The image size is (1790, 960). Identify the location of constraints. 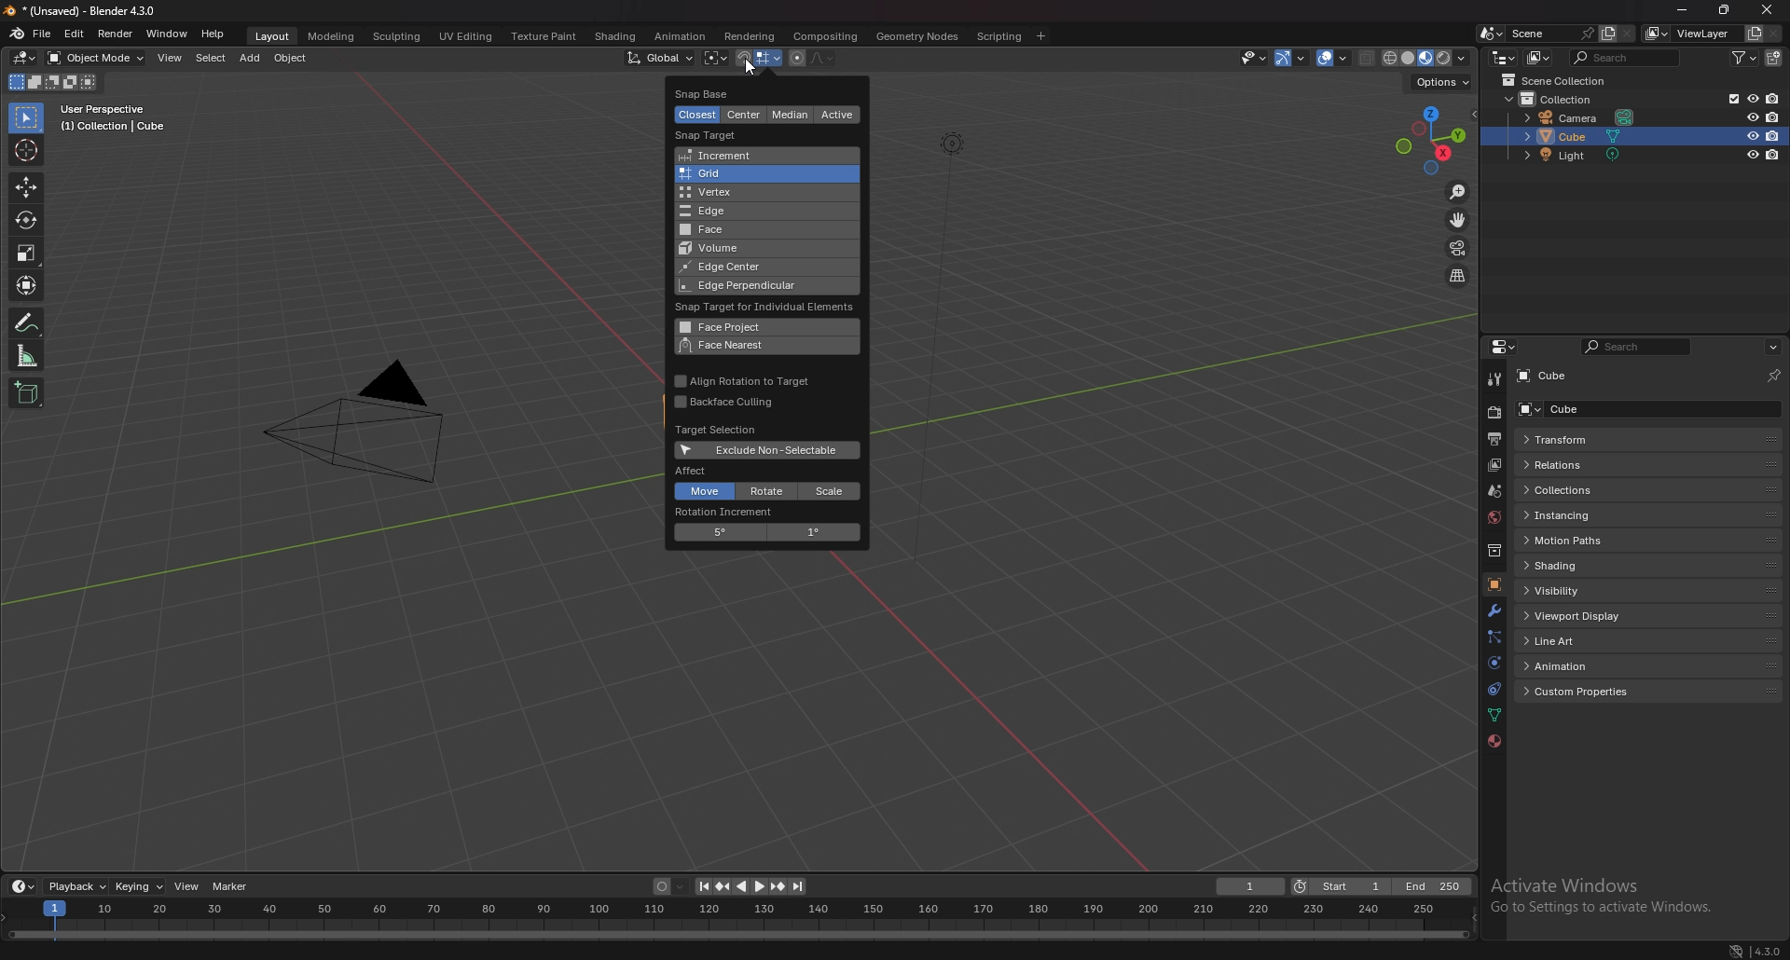
(1494, 688).